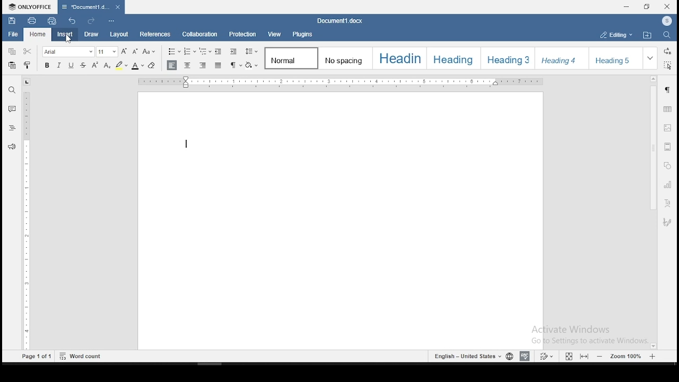  I want to click on ONLYOFFICE, so click(29, 6).